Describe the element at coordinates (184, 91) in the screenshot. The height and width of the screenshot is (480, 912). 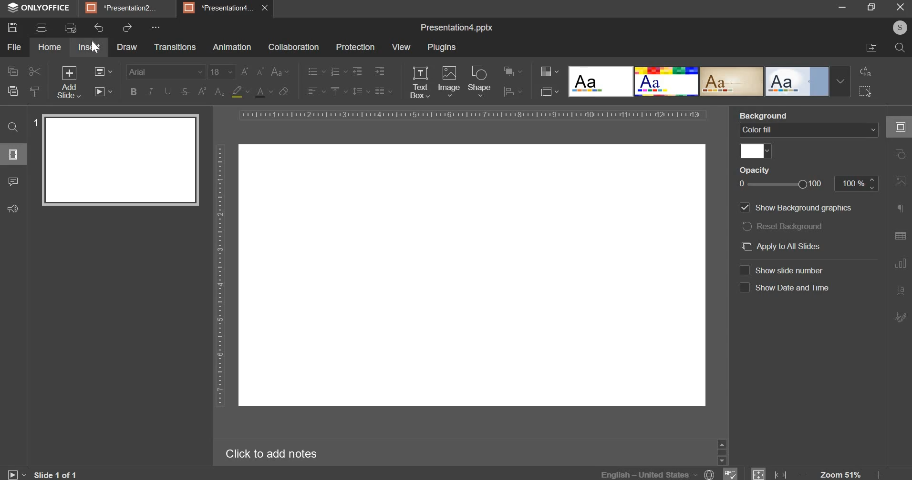
I see `strikethrough` at that location.